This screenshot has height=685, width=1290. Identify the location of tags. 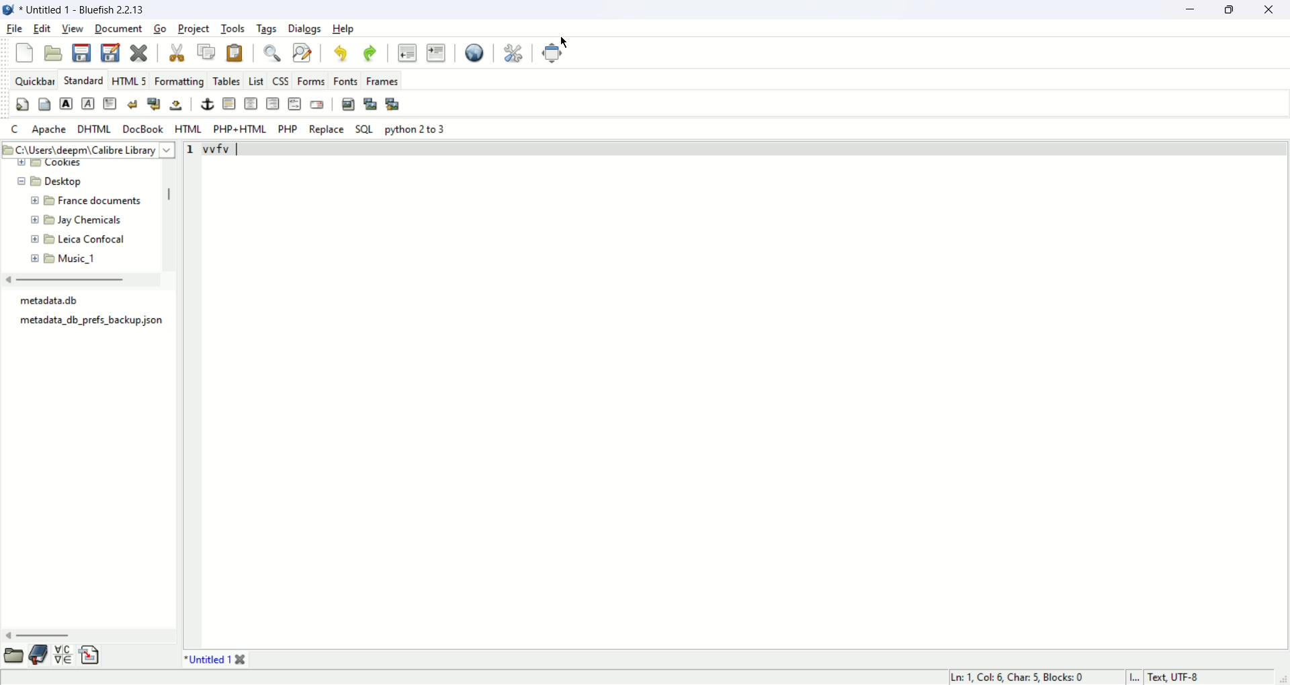
(265, 28).